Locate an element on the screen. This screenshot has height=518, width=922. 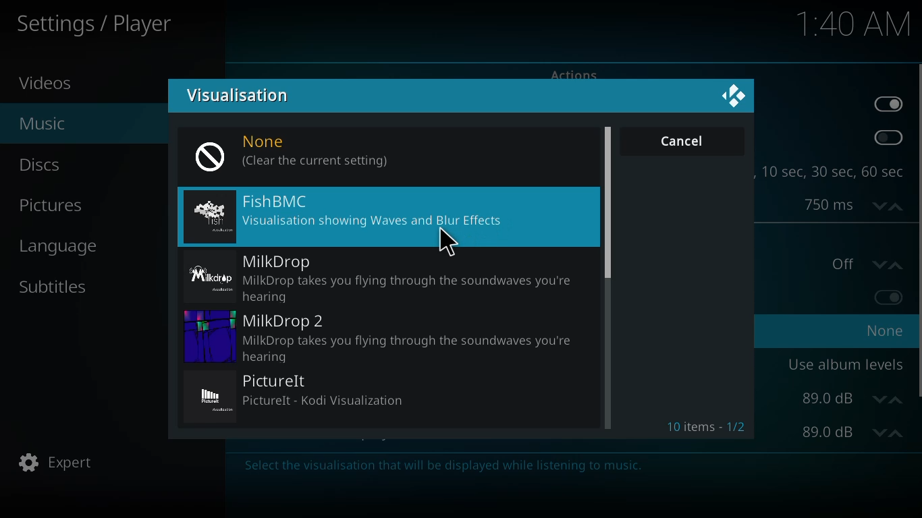
language is located at coordinates (64, 246).